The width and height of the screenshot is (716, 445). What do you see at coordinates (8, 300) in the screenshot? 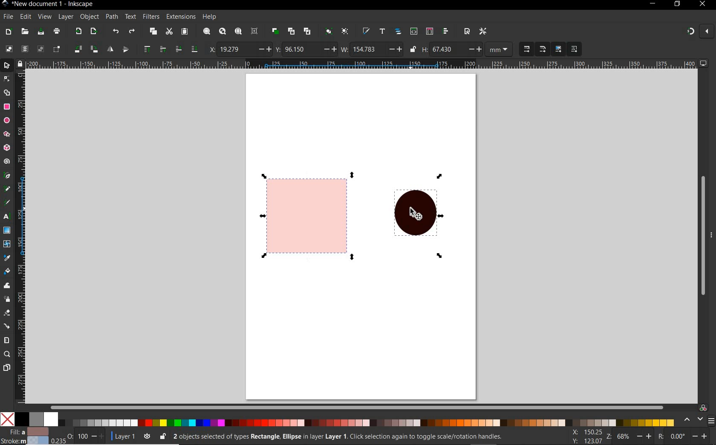
I see `spray tool` at bounding box center [8, 300].